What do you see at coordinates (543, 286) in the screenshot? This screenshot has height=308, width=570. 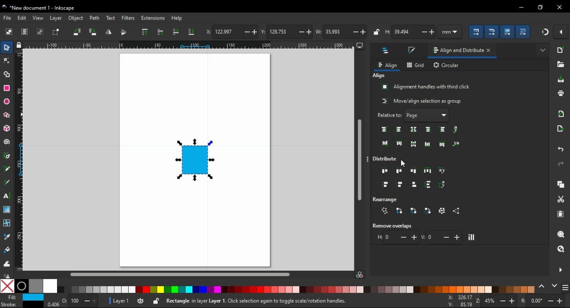 I see `previous` at bounding box center [543, 286].